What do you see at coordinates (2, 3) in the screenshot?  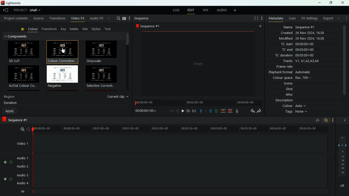 I see `lightworks logo` at bounding box center [2, 3].